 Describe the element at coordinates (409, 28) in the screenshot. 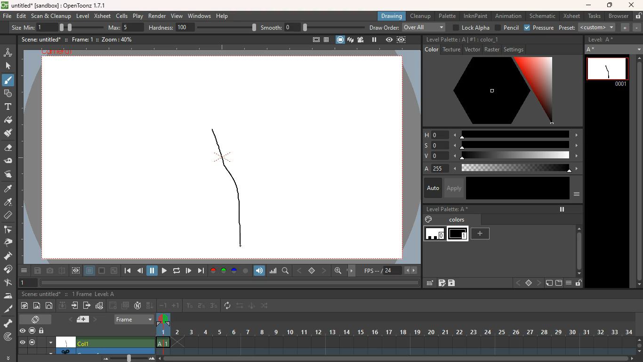

I see `draw order: over all` at that location.